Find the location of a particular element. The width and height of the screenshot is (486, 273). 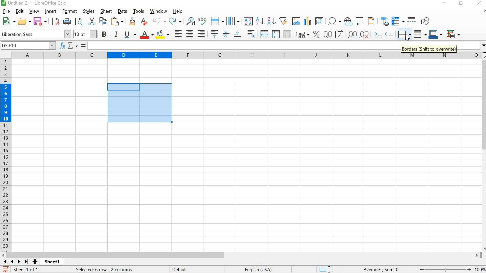

REDO is located at coordinates (175, 21).